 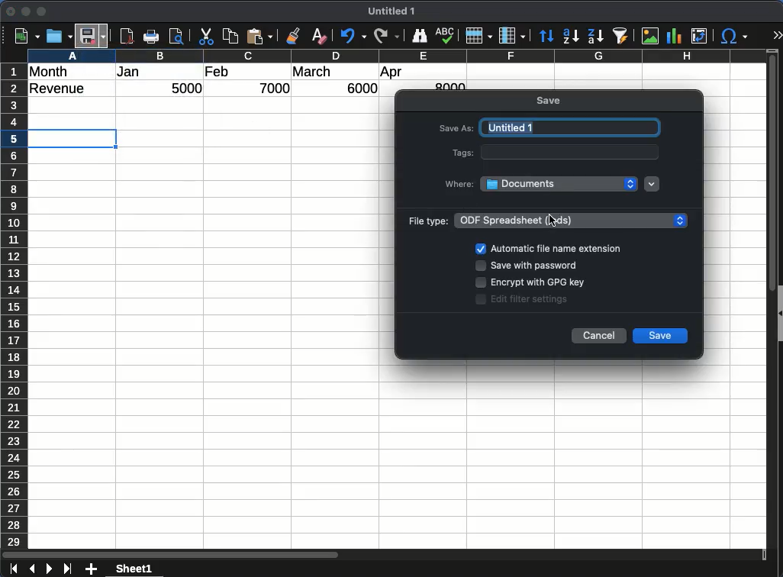 What do you see at coordinates (460, 153) in the screenshot?
I see `tags` at bounding box center [460, 153].